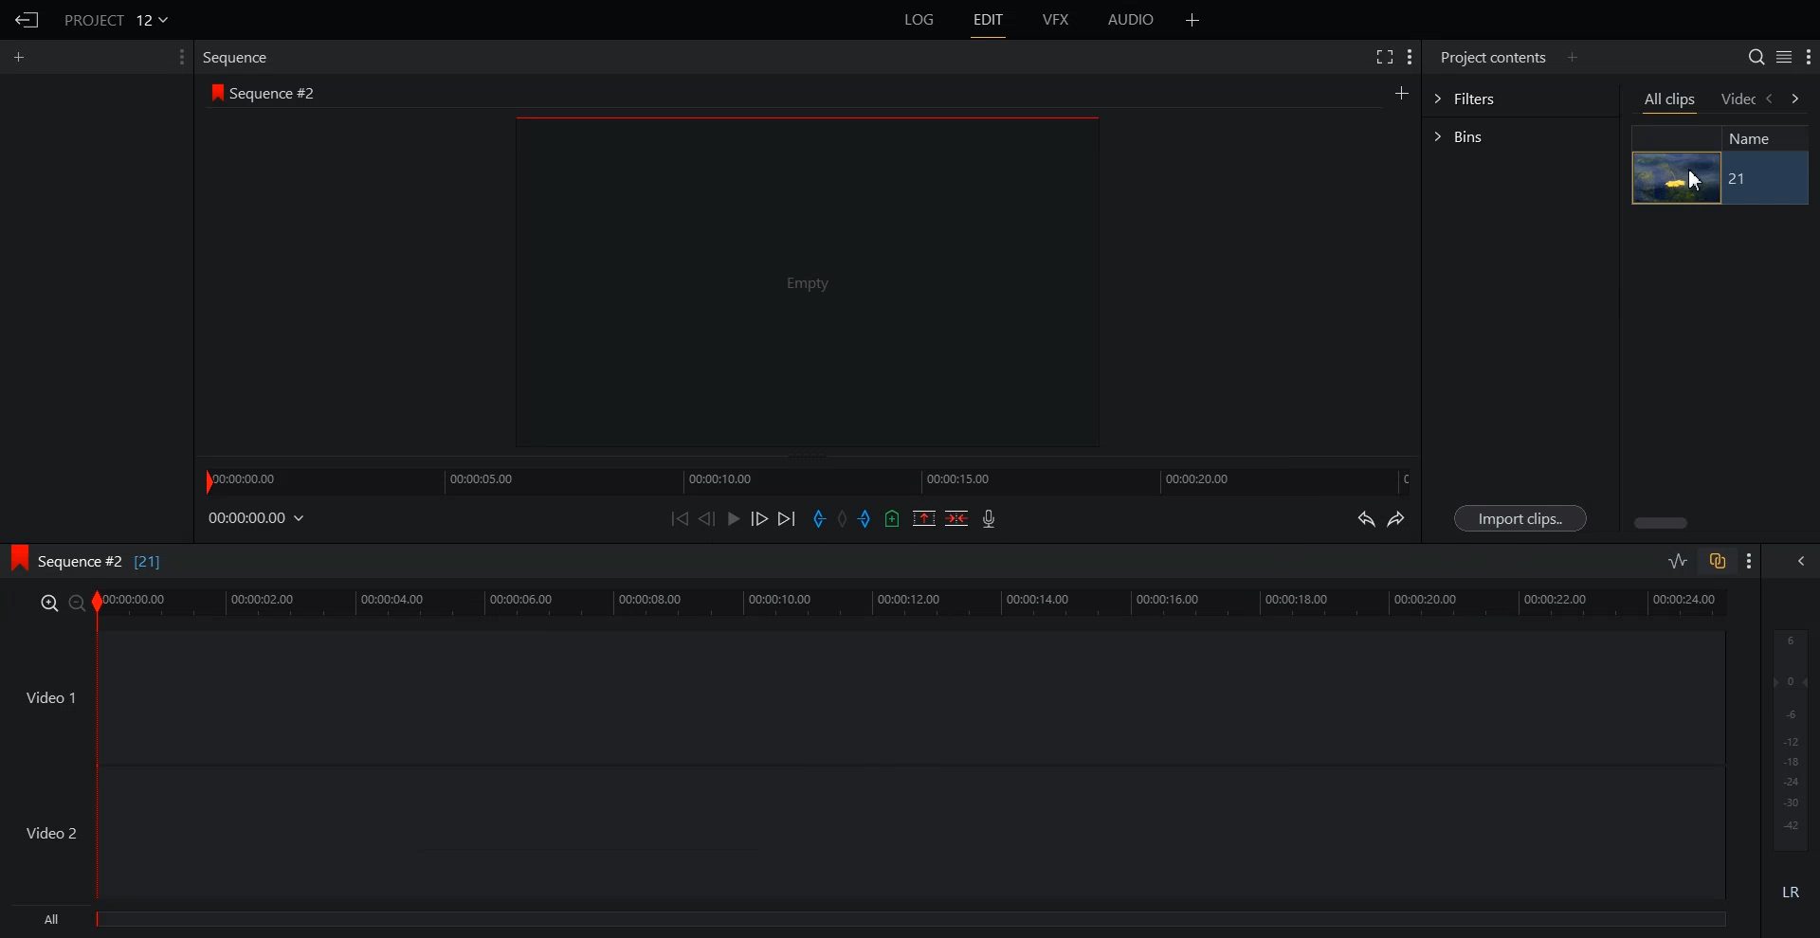  Describe the element at coordinates (1057, 20) in the screenshot. I see `VFX` at that location.